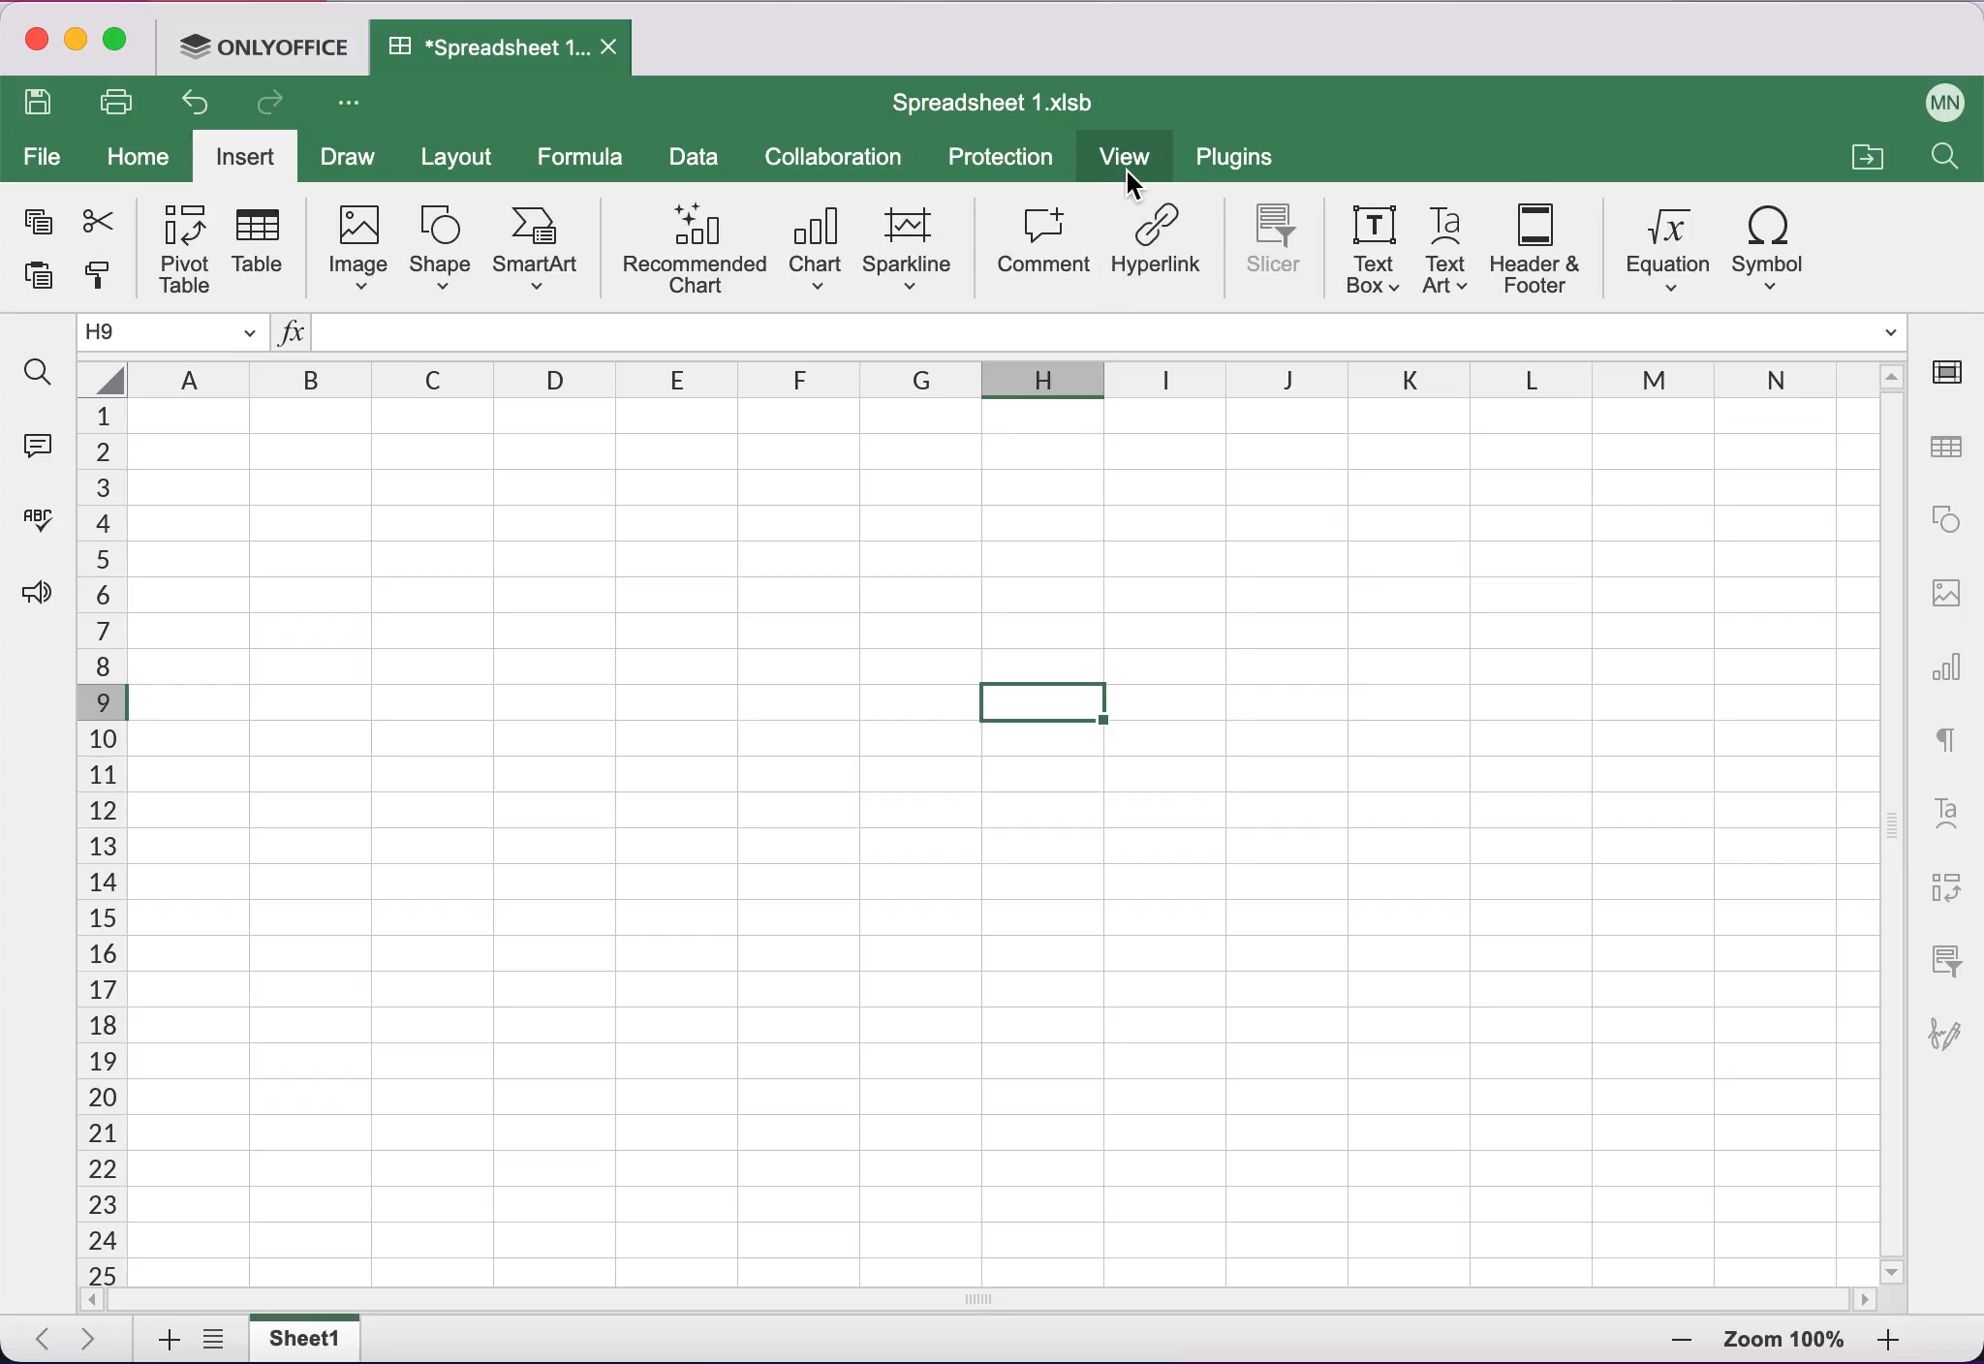 This screenshot has width=1984, height=1364. Describe the element at coordinates (1865, 160) in the screenshot. I see `file a collection` at that location.